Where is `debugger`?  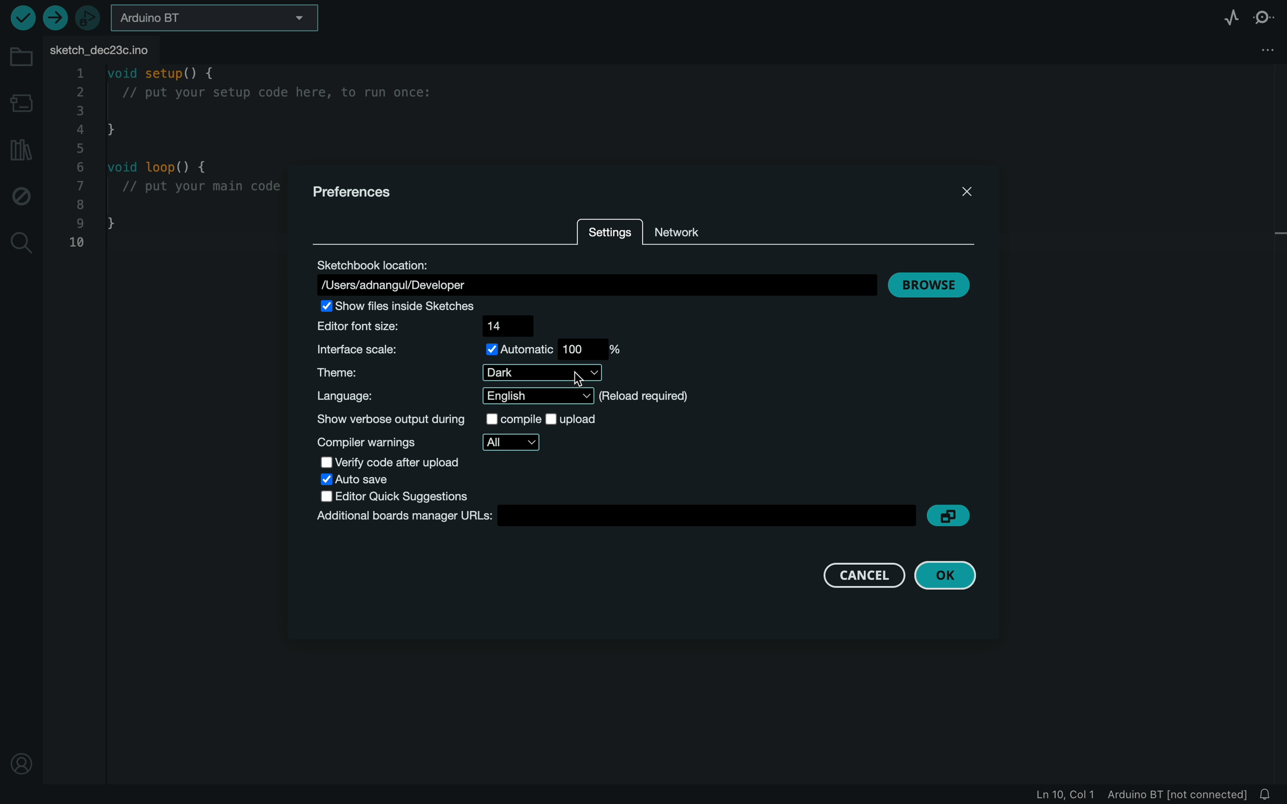 debugger is located at coordinates (89, 17).